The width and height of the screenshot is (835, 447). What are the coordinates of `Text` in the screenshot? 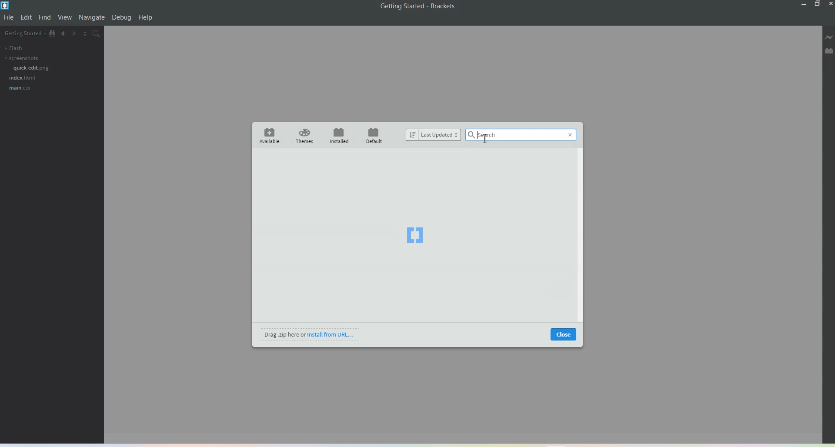 It's located at (418, 6).